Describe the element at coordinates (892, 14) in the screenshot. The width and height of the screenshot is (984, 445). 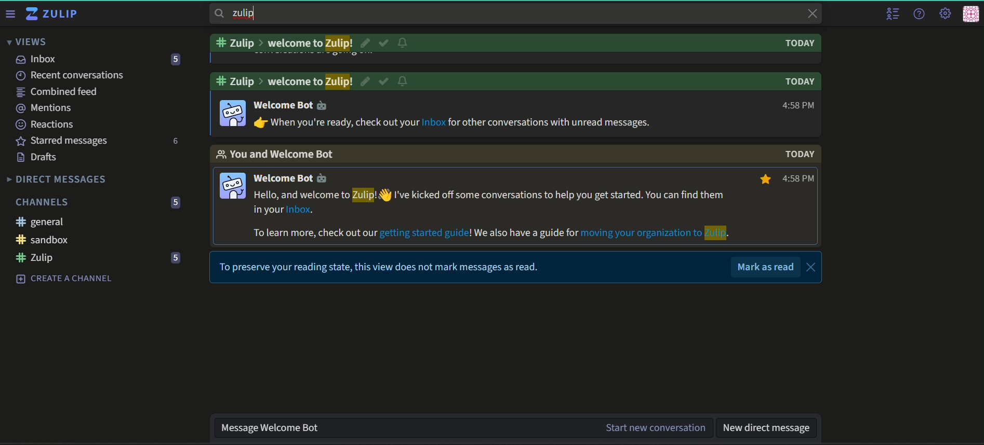
I see `user list` at that location.